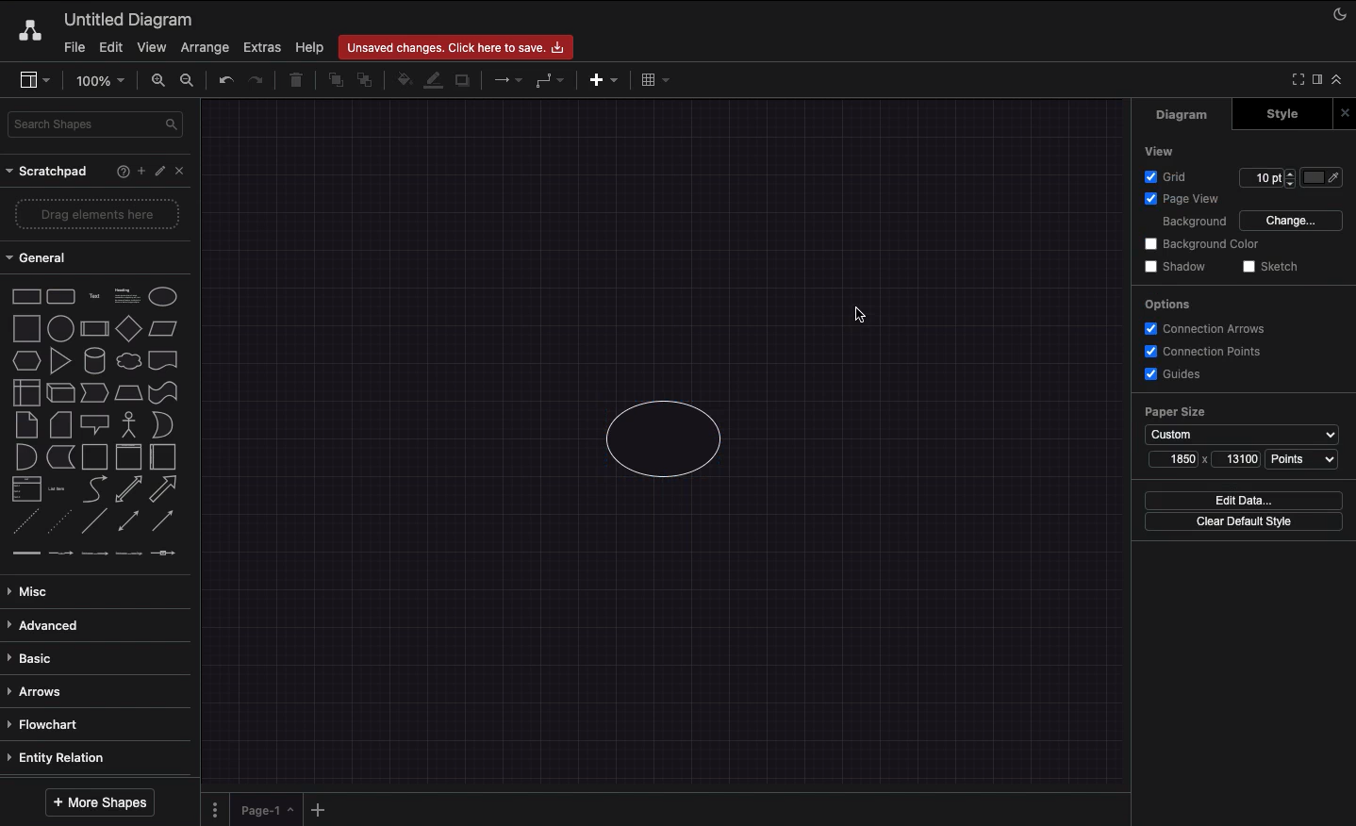  Describe the element at coordinates (335, 80) in the screenshot. I see `To front` at that location.